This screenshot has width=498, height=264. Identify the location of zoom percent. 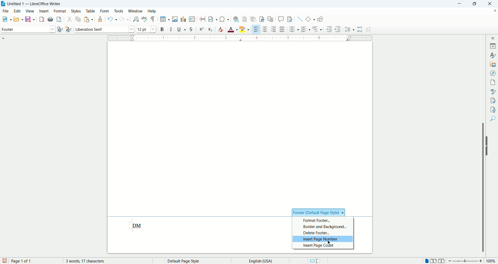
(491, 261).